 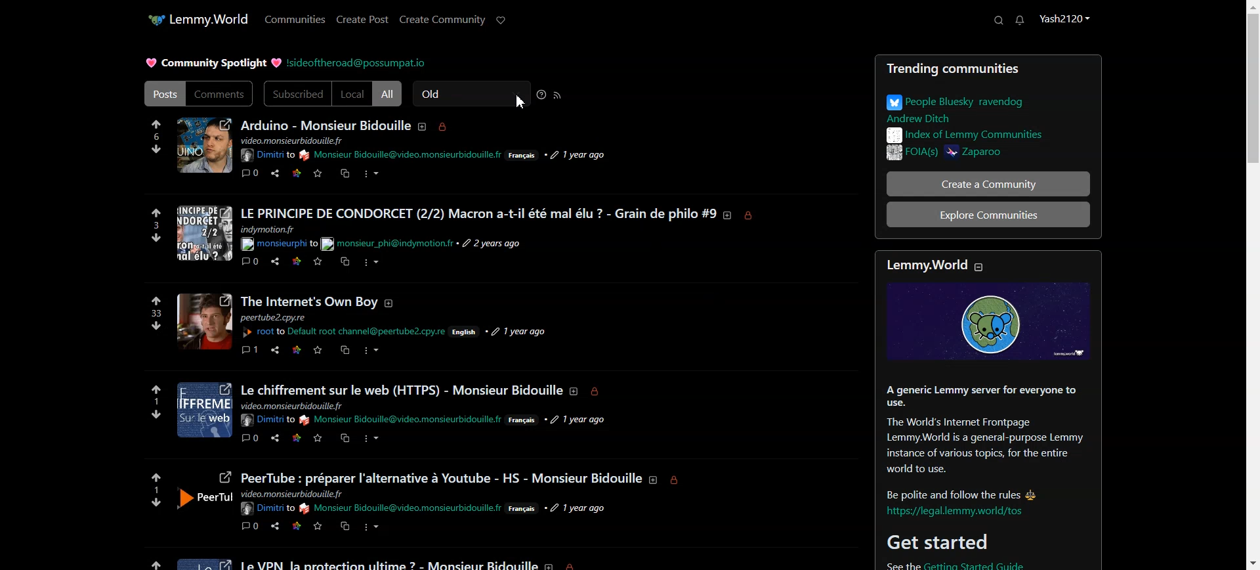 What do you see at coordinates (728, 215) in the screenshot?
I see `about` at bounding box center [728, 215].